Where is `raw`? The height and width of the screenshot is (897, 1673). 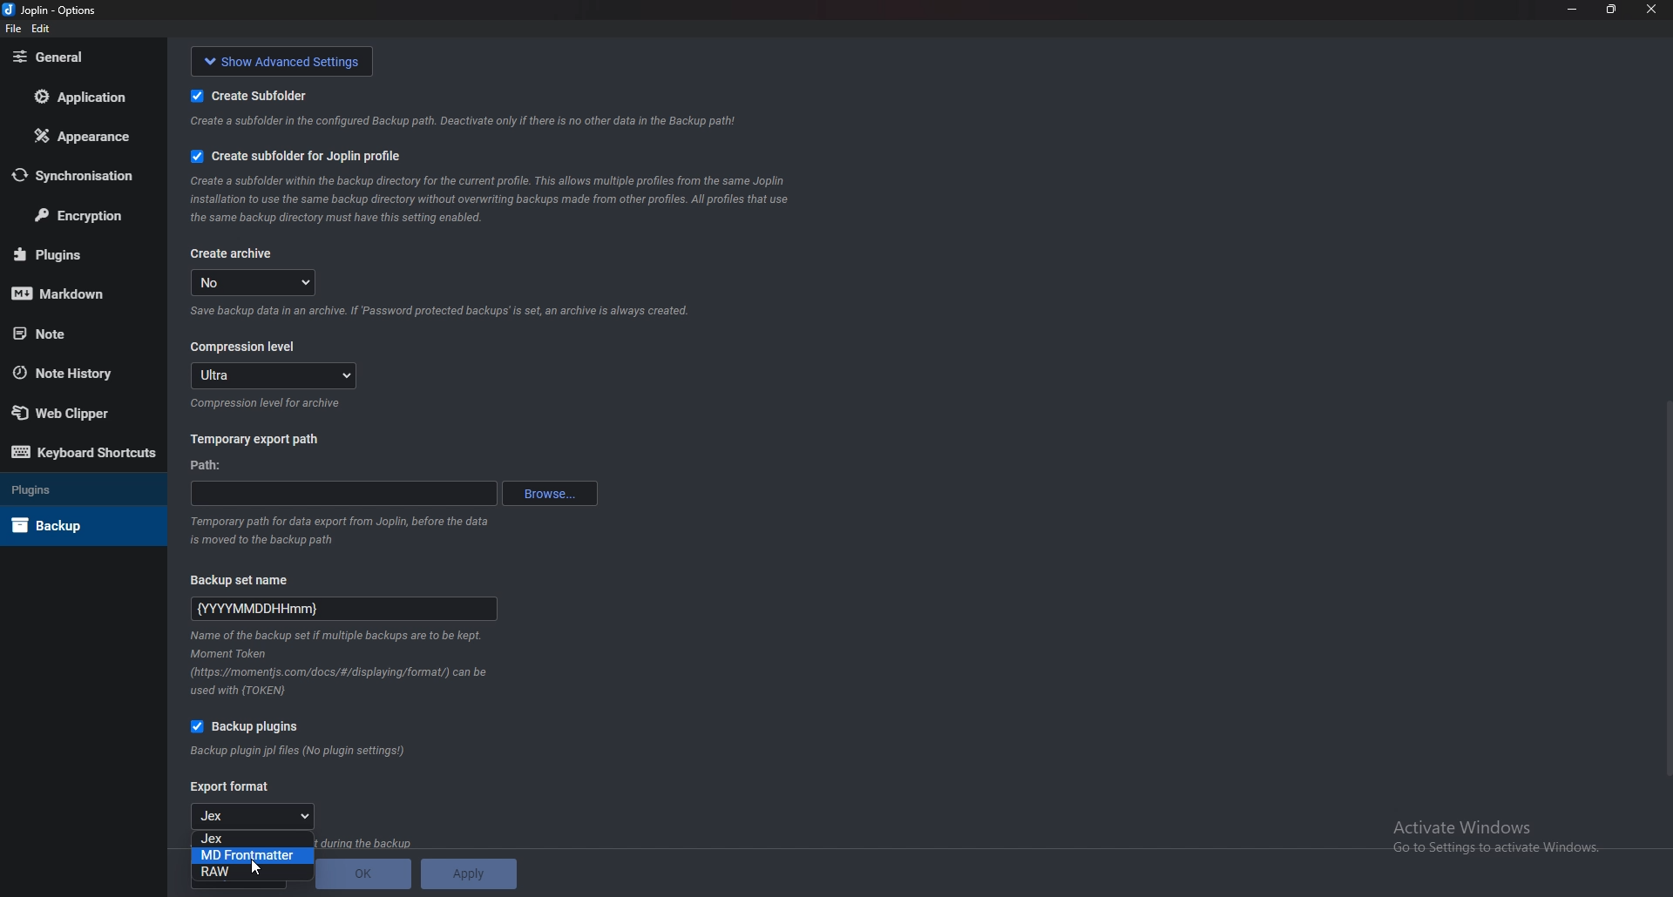
raw is located at coordinates (253, 872).